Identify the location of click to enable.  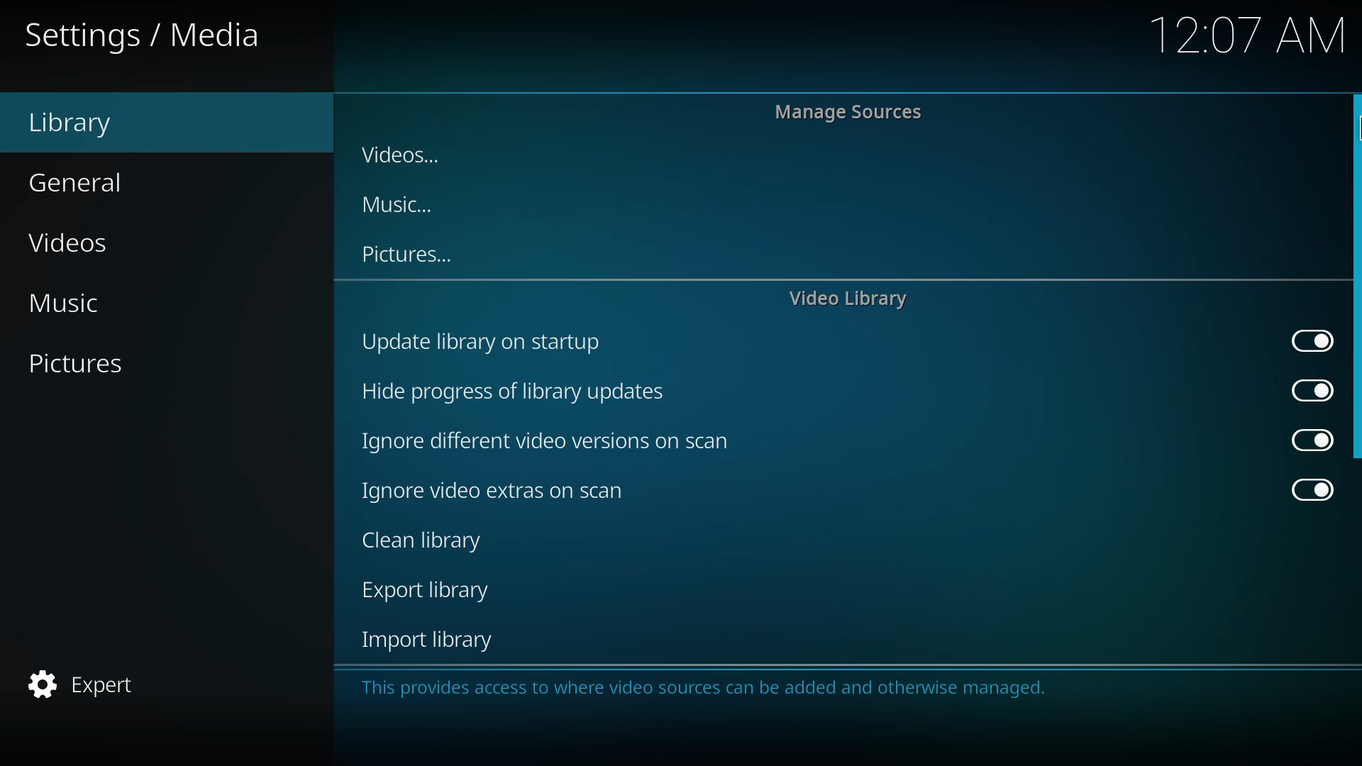
(1308, 394).